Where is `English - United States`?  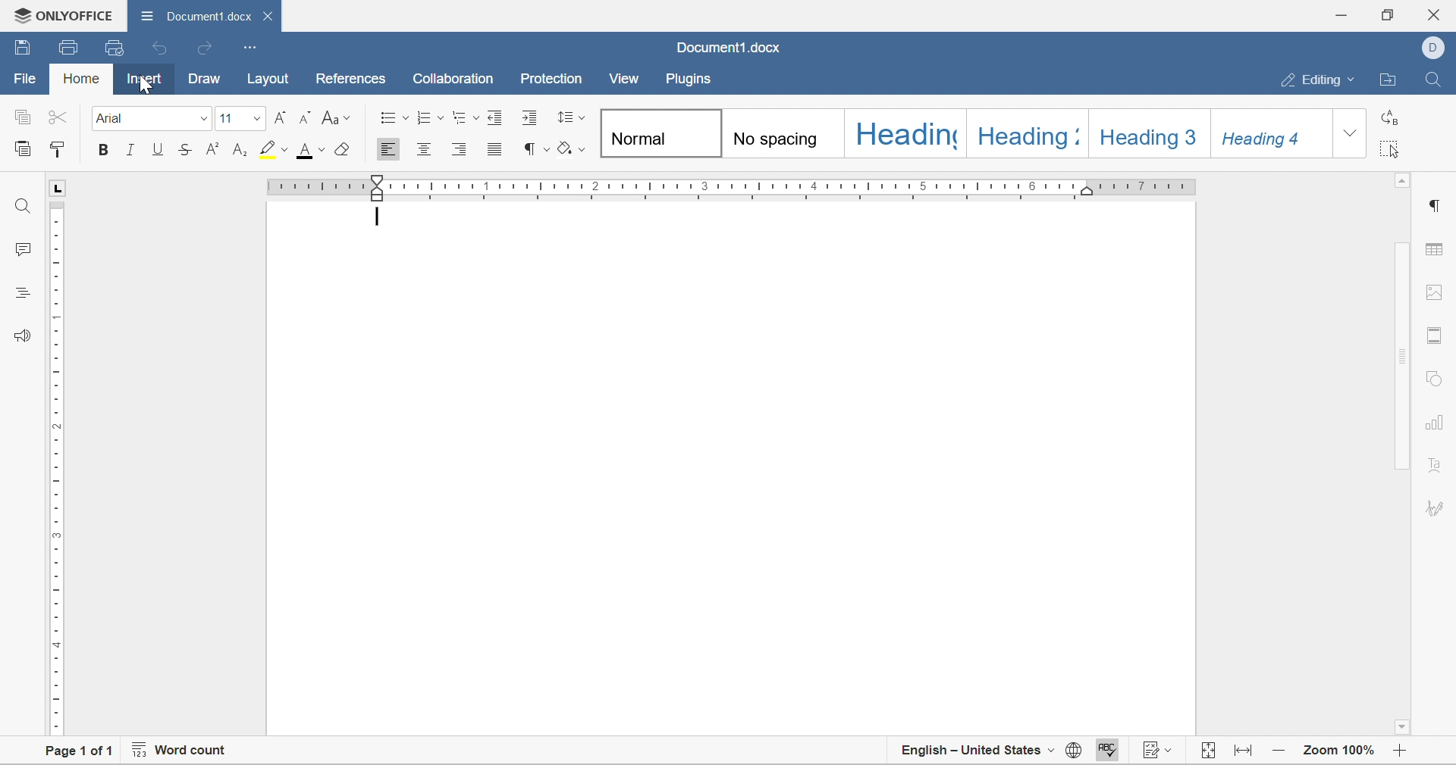
English - United States is located at coordinates (976, 754).